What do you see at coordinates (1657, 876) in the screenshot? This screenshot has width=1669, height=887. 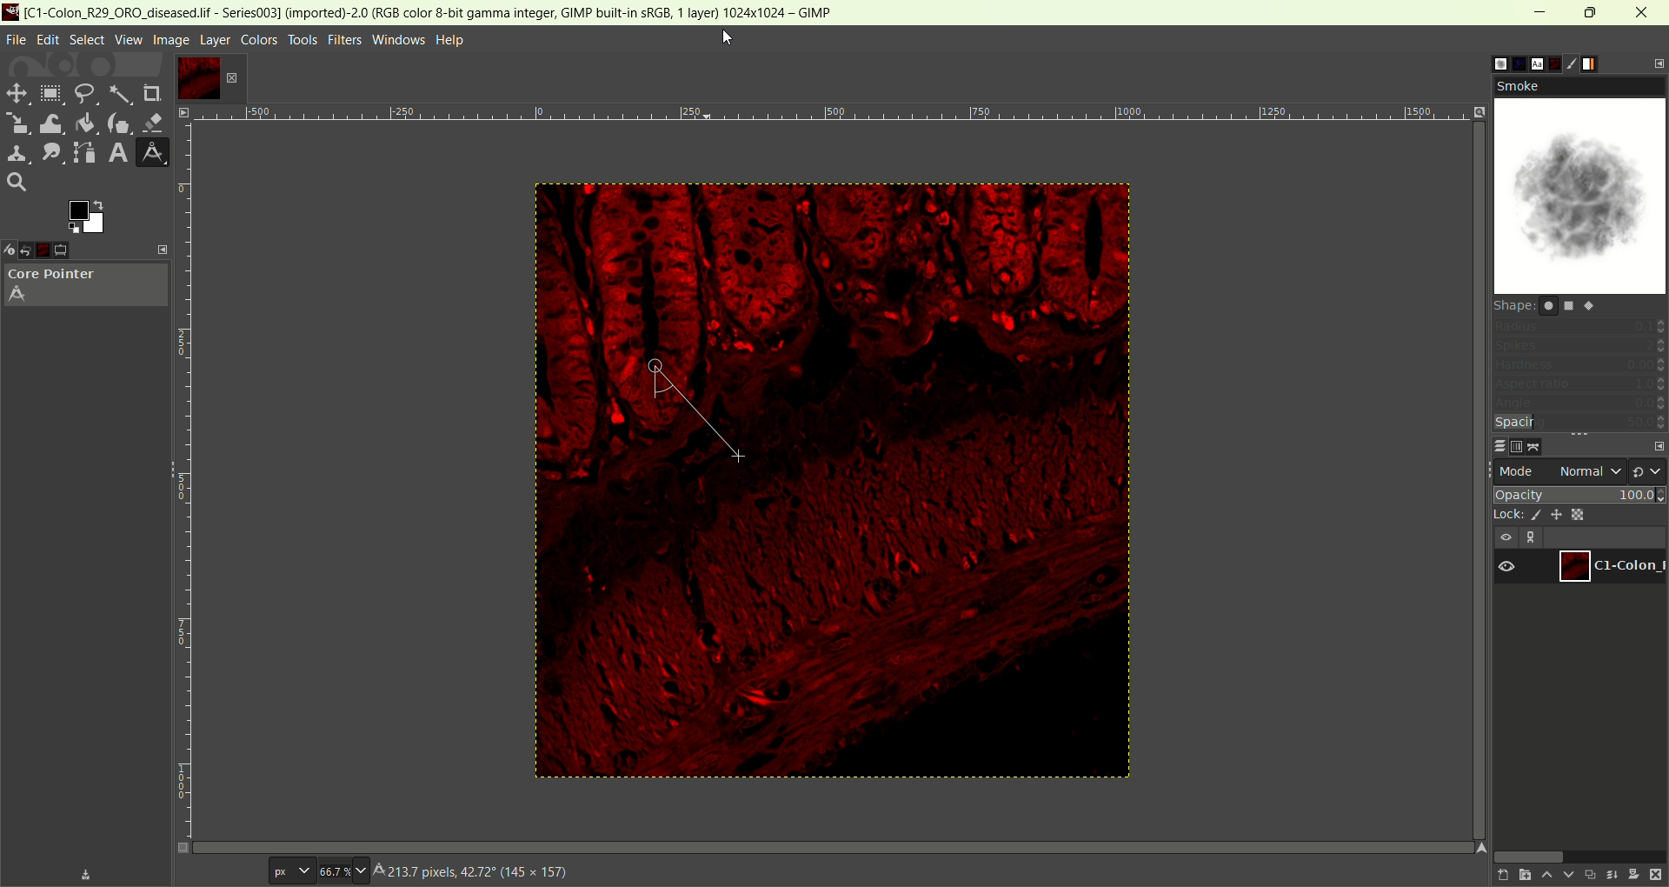 I see `delete layer` at bounding box center [1657, 876].